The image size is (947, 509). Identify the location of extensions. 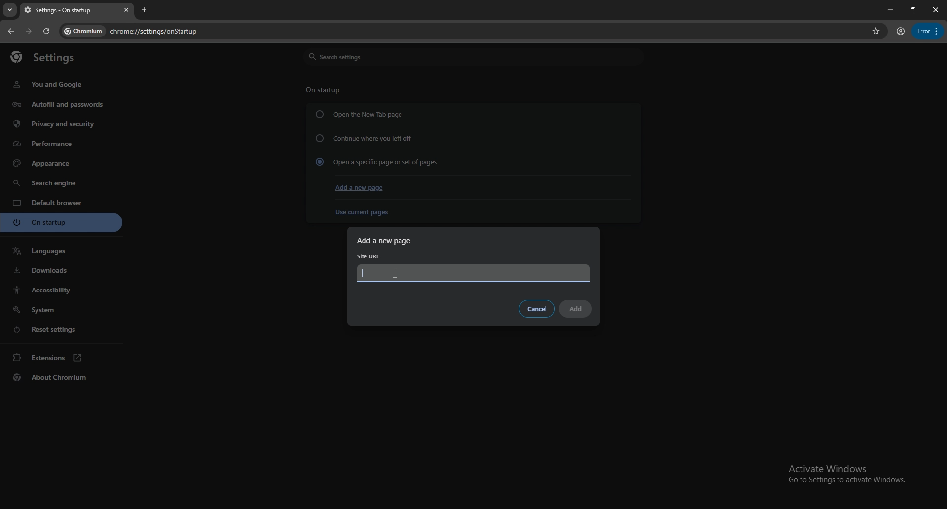
(62, 357).